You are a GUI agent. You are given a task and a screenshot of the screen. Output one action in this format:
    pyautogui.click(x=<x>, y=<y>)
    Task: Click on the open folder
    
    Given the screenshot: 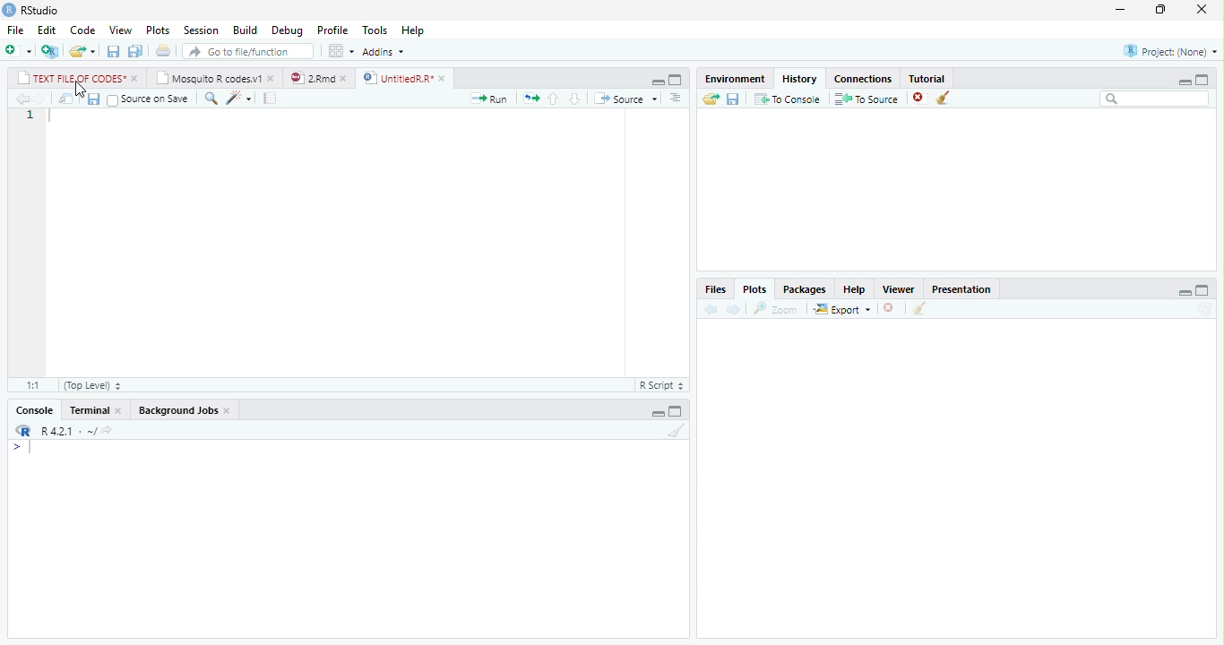 What is the action you would take?
    pyautogui.click(x=711, y=99)
    